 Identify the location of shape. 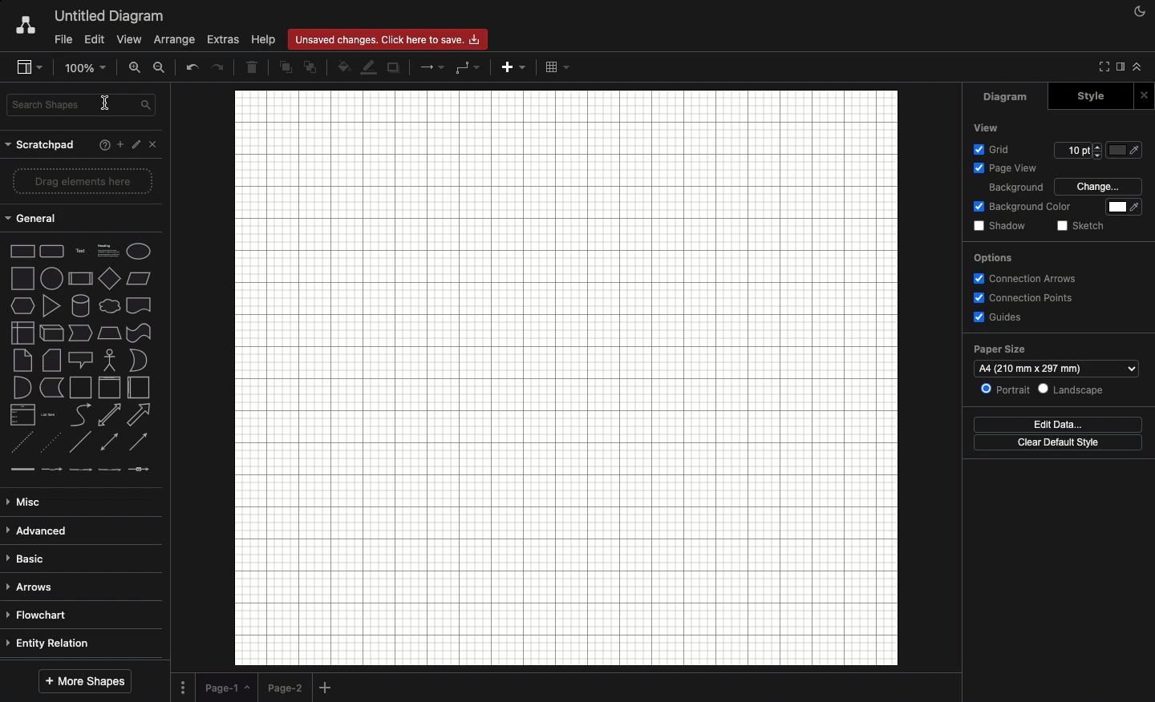
(82, 361).